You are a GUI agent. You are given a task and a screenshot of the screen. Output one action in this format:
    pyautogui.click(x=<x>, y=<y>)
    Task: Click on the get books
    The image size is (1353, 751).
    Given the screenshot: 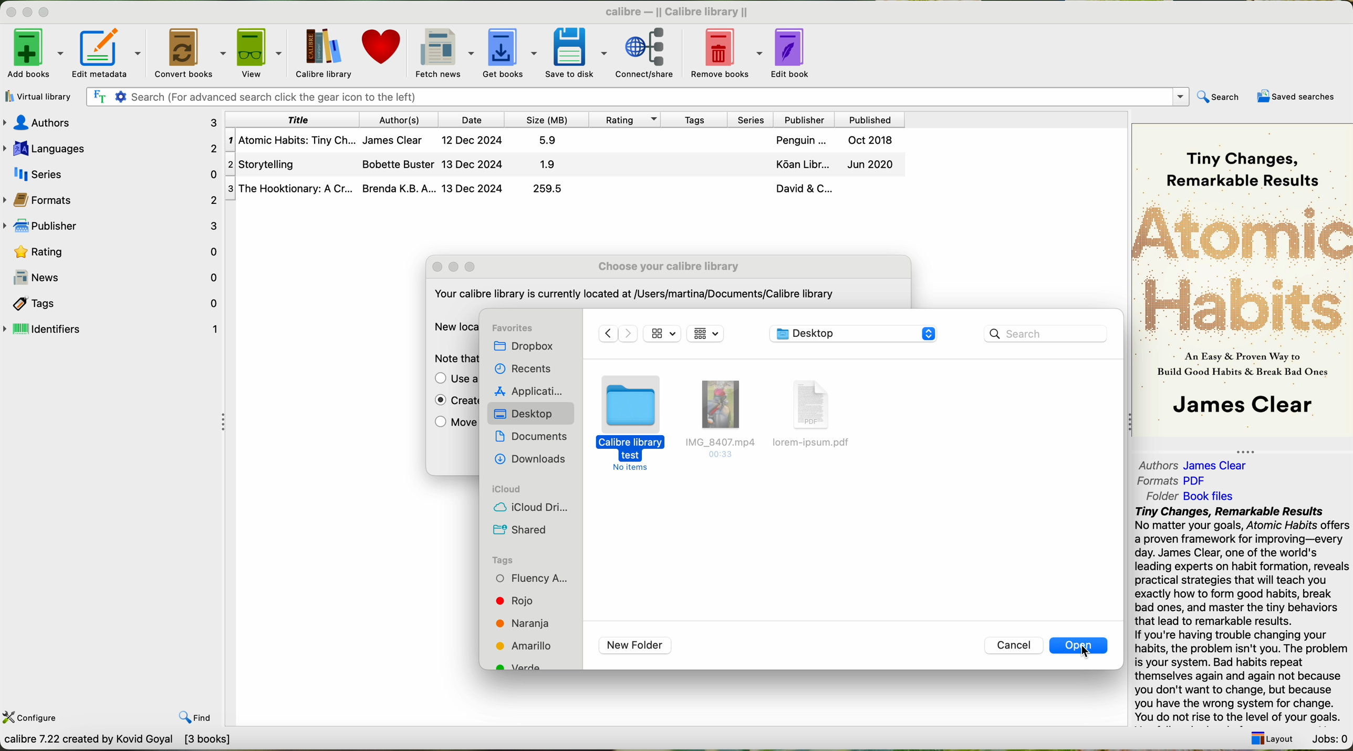 What is the action you would take?
    pyautogui.click(x=509, y=52)
    